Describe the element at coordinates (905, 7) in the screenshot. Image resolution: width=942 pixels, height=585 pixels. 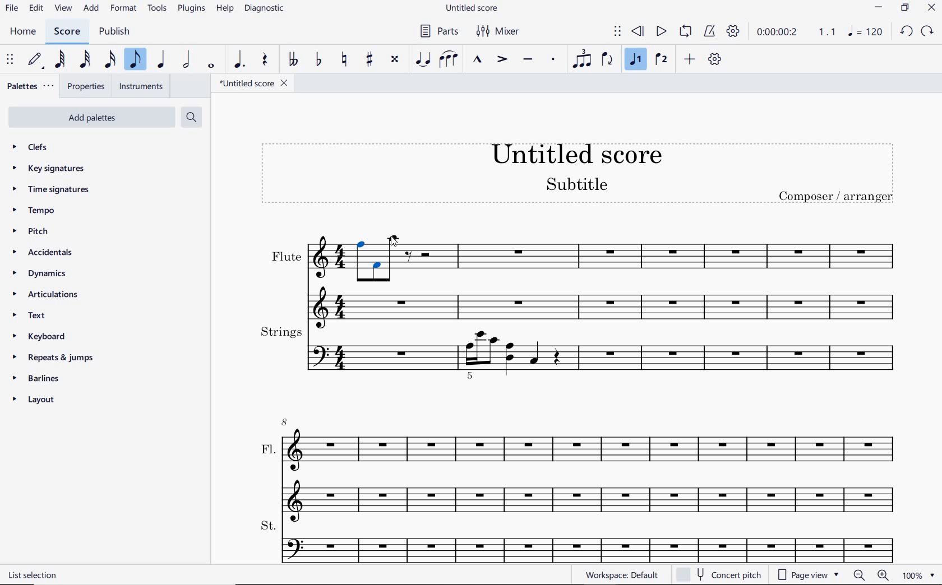
I see `restore down` at that location.